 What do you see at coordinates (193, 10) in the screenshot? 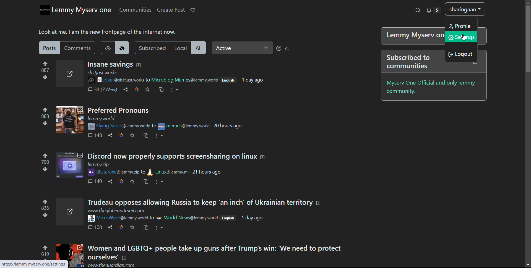
I see `donate to lemmy` at bounding box center [193, 10].